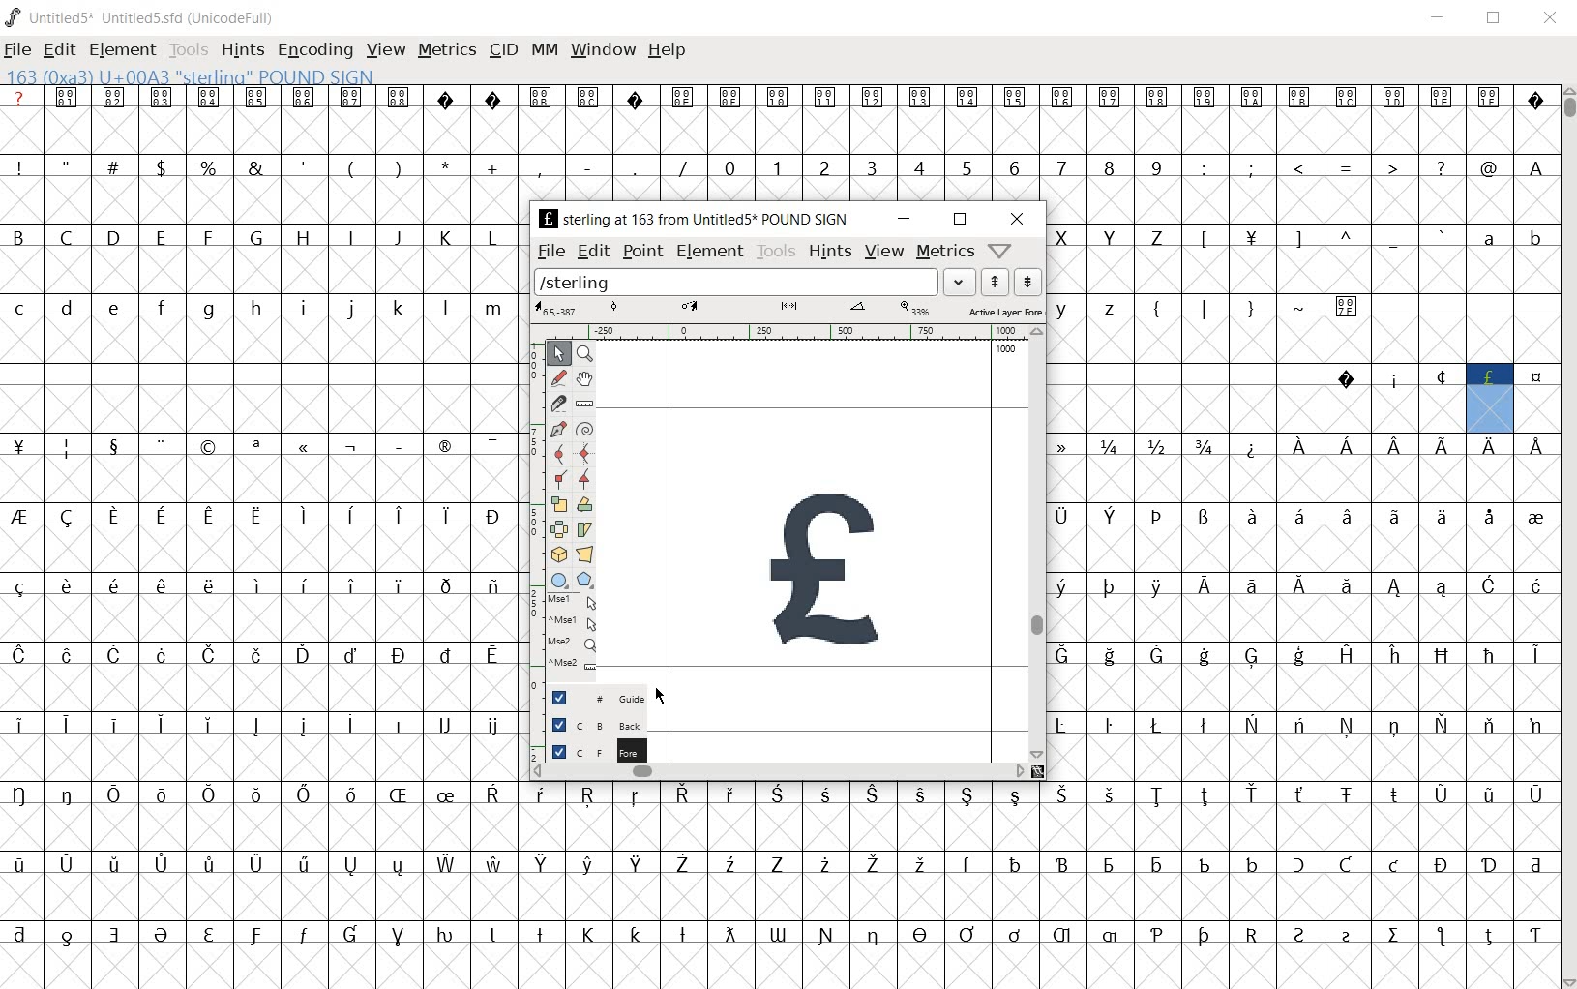  What do you see at coordinates (257, 308) in the screenshot?
I see `h` at bounding box center [257, 308].